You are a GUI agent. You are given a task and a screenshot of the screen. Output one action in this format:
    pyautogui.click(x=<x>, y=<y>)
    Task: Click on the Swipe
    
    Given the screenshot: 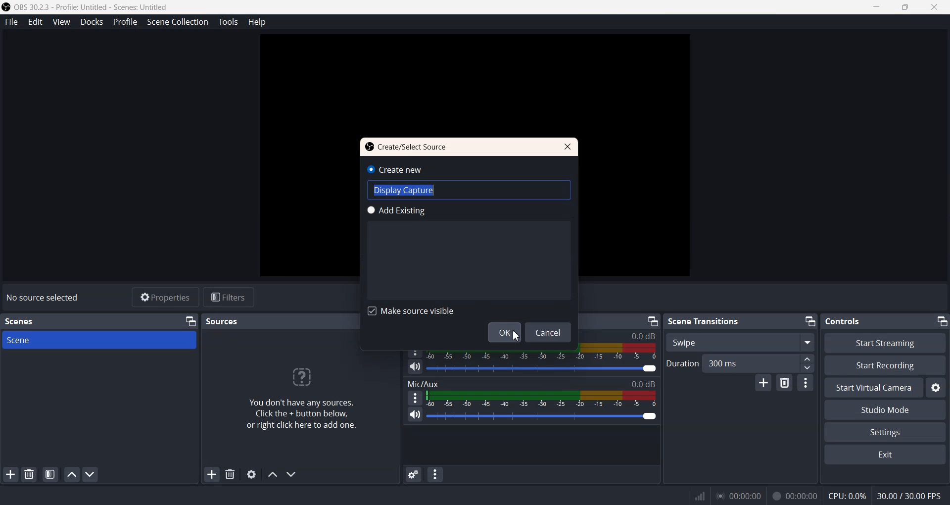 What is the action you would take?
    pyautogui.click(x=741, y=342)
    